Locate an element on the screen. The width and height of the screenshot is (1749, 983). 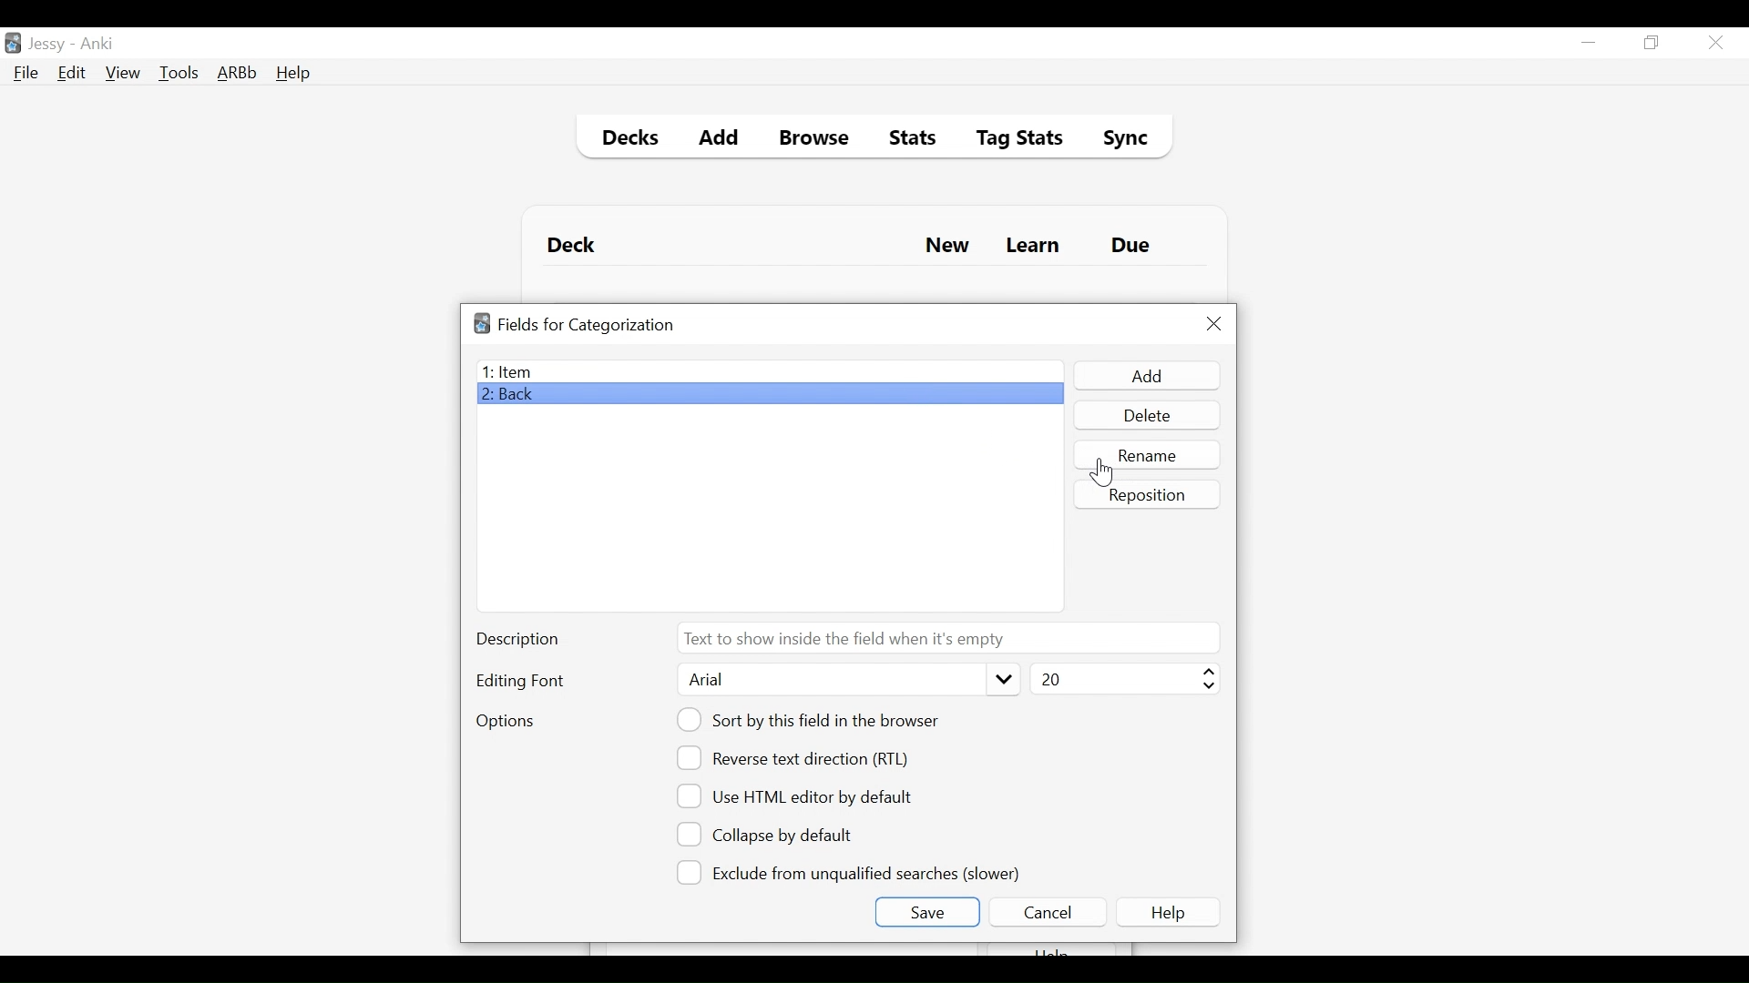
View is located at coordinates (124, 73).